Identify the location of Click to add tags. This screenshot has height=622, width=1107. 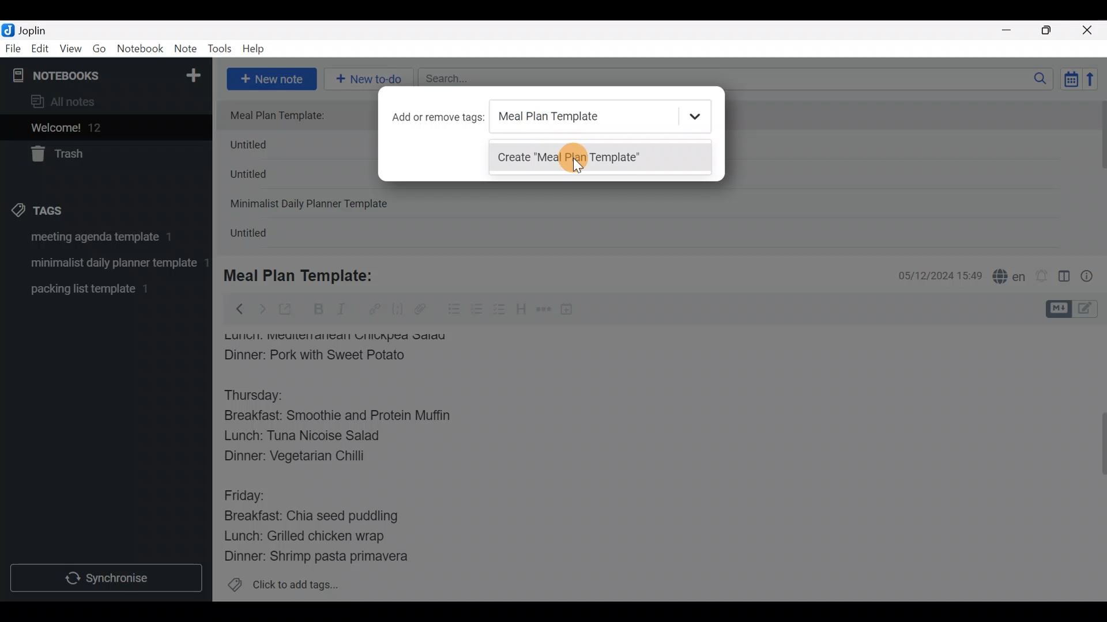
(283, 589).